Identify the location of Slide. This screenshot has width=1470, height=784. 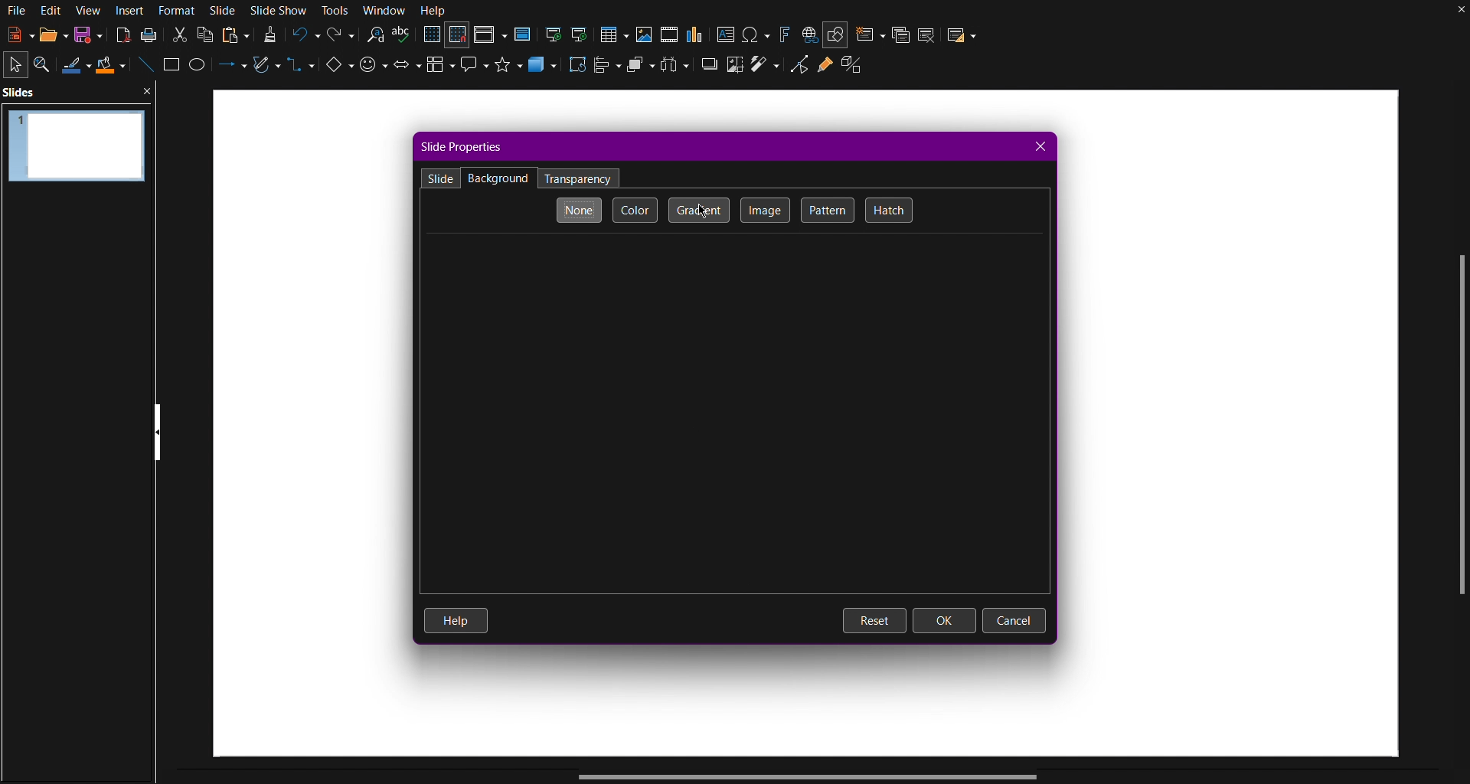
(441, 178).